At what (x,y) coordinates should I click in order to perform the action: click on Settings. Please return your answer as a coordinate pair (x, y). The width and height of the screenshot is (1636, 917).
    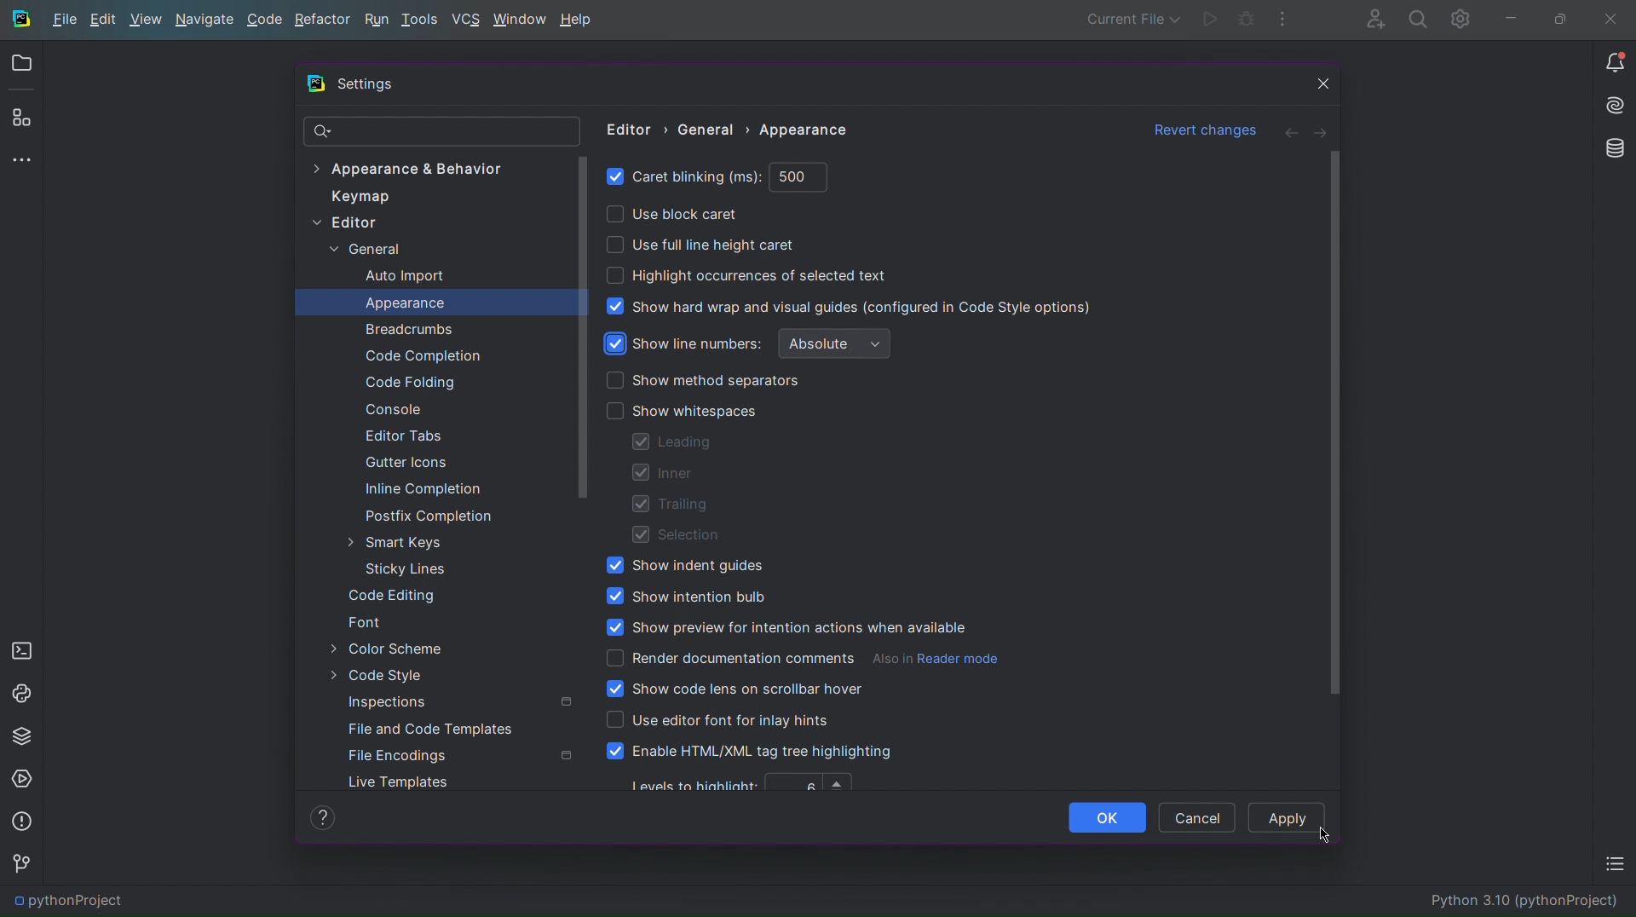
    Looking at the image, I should click on (1460, 19).